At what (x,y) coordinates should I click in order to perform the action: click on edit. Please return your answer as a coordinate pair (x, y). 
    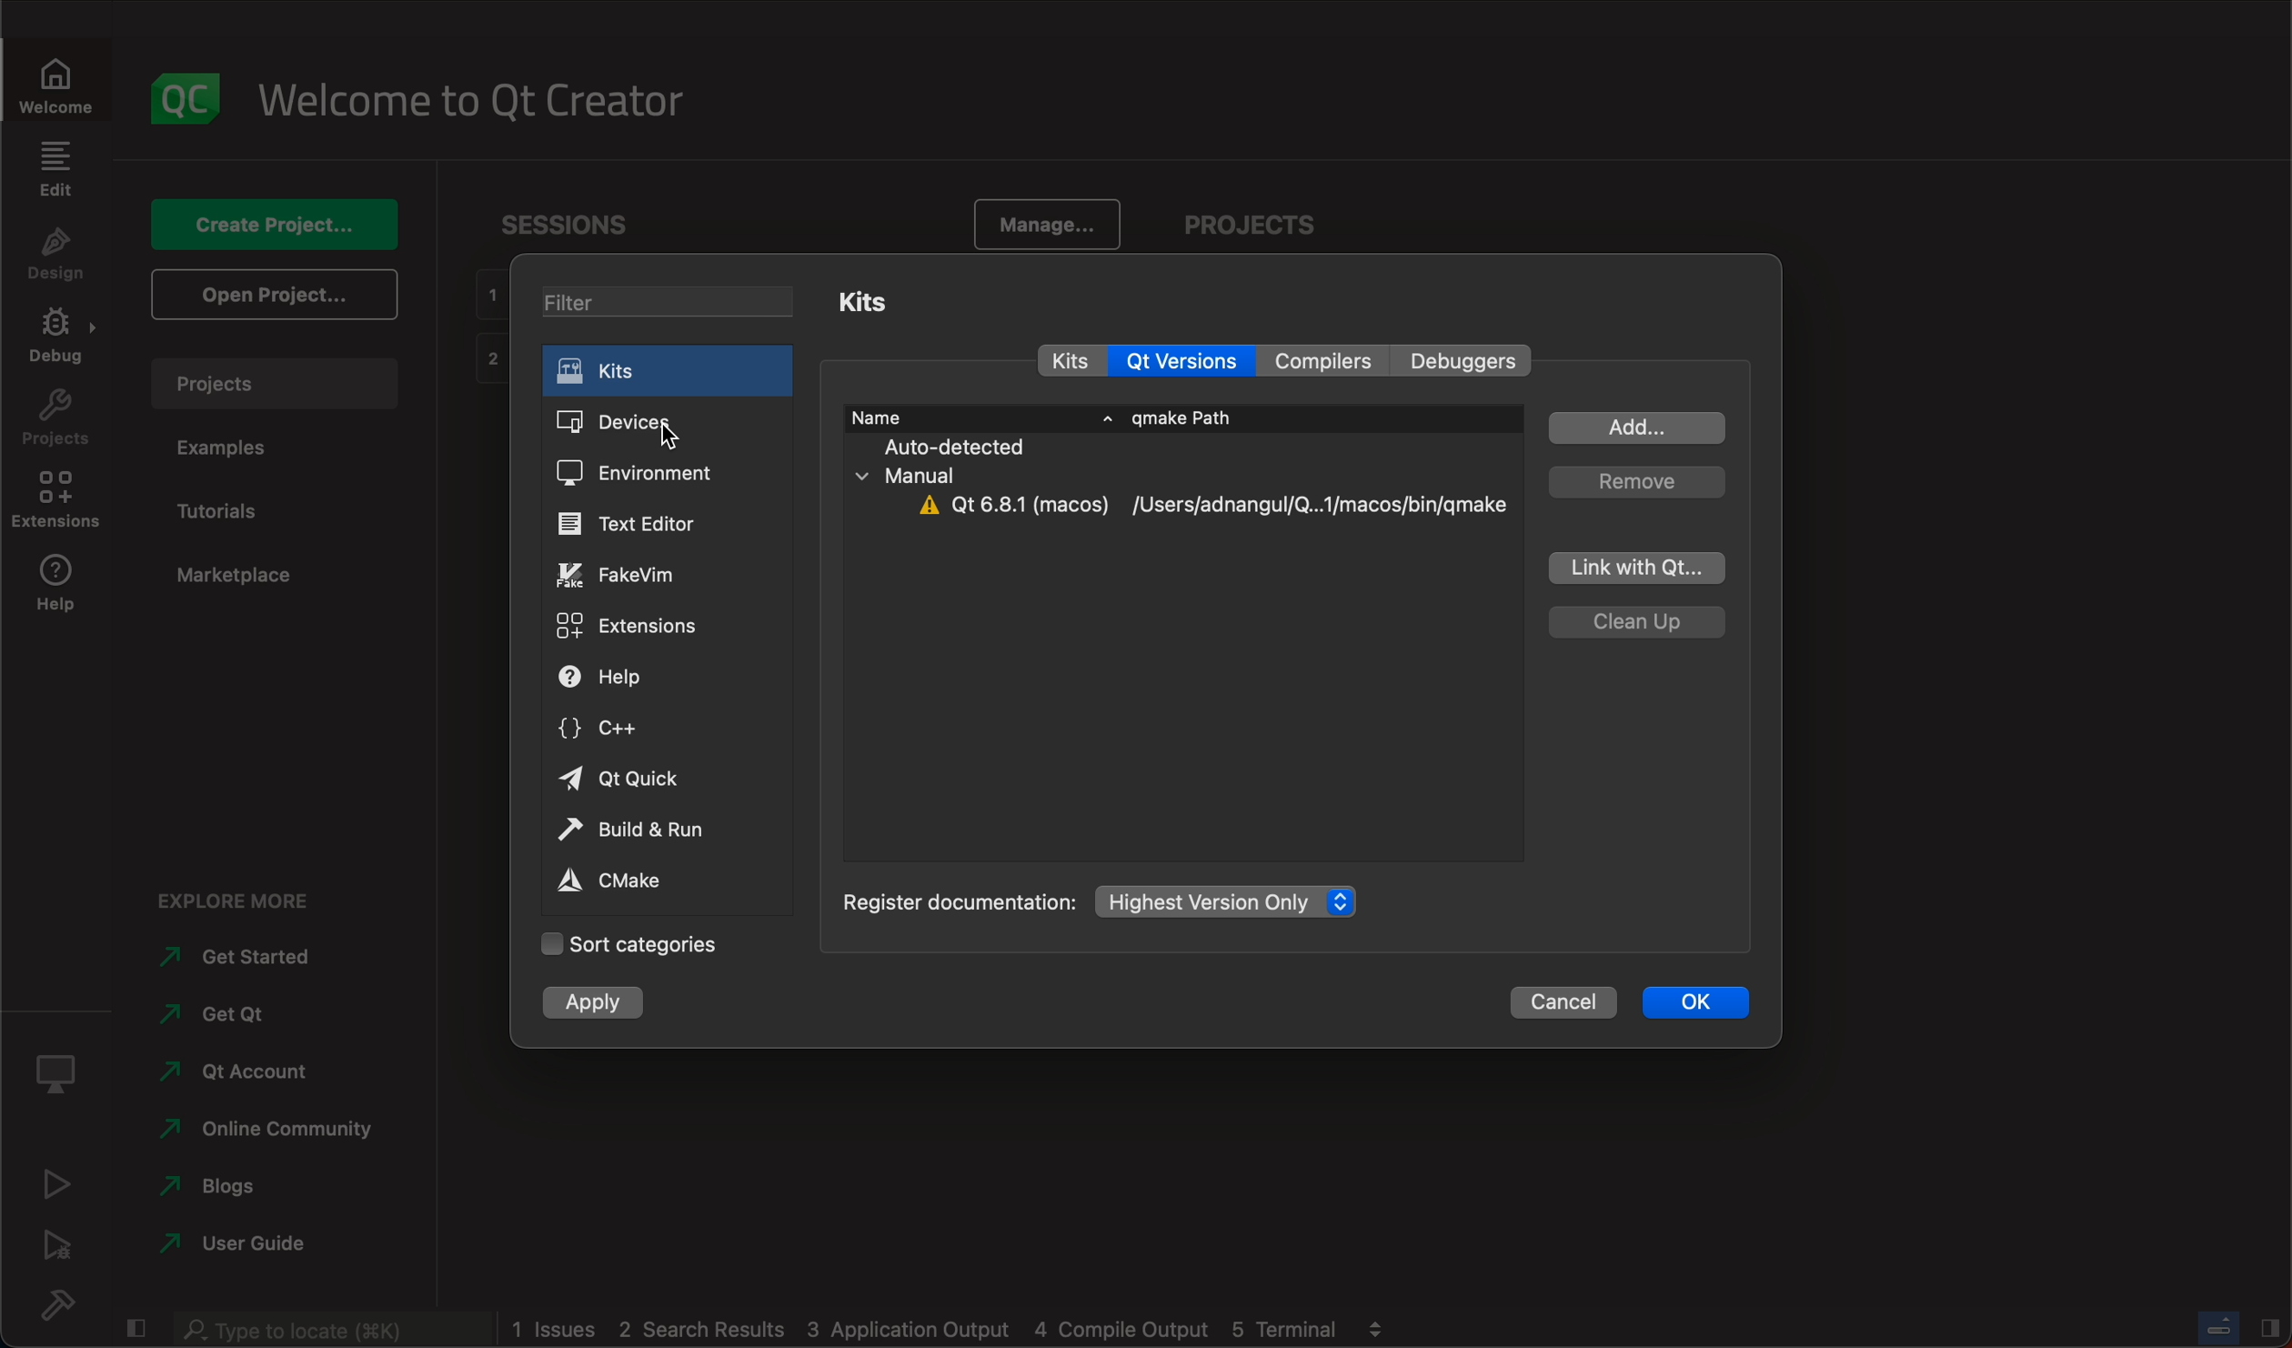
    Looking at the image, I should click on (58, 174).